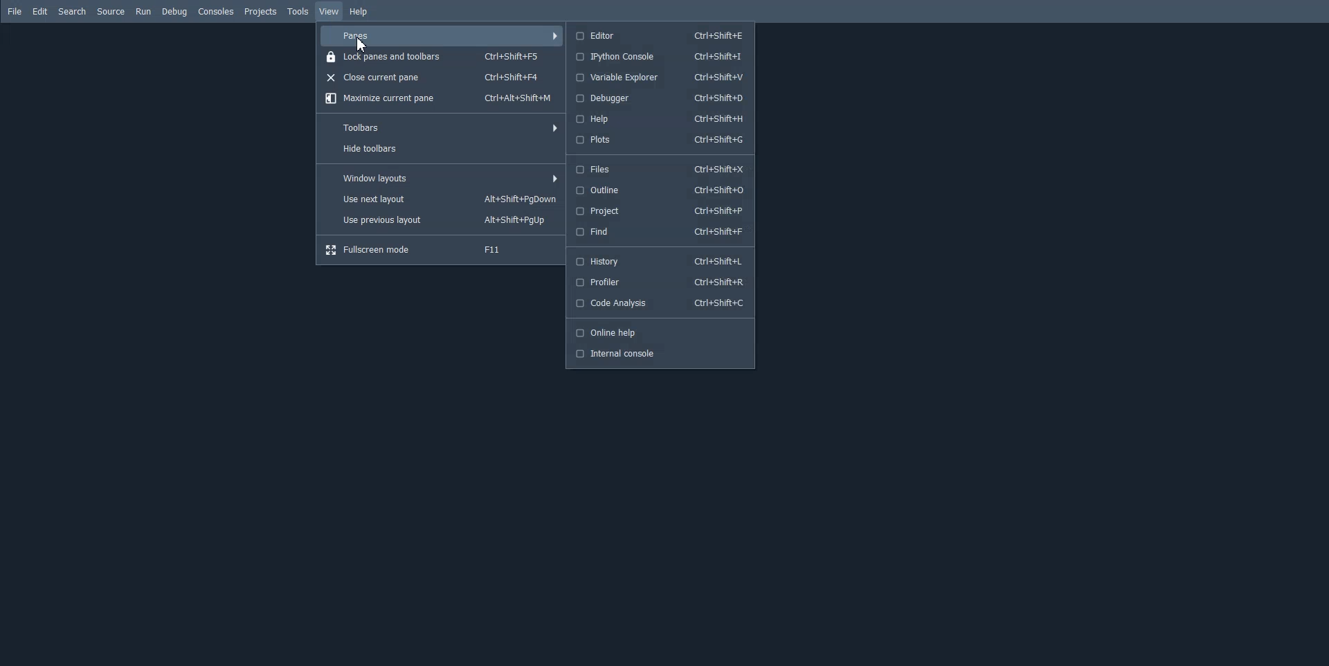 This screenshot has height=666, width=1329. I want to click on Close current pane, so click(441, 77).